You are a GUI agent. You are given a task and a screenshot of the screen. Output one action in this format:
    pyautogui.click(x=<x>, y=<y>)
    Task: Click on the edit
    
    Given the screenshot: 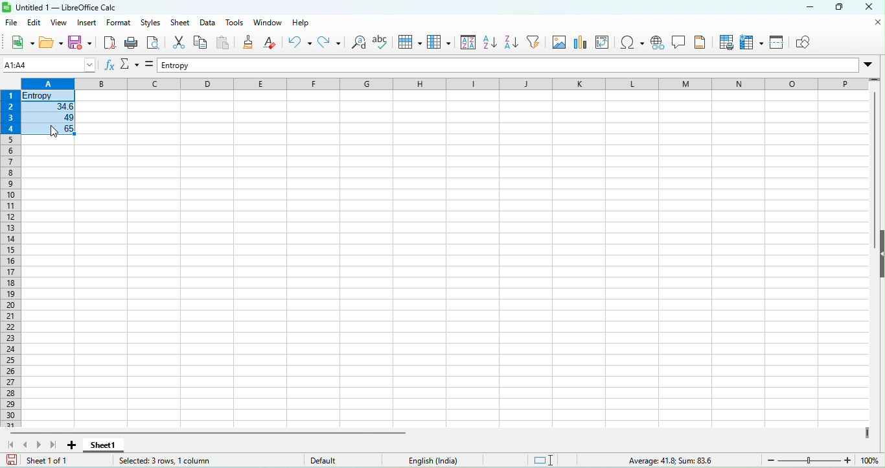 What is the action you would take?
    pyautogui.click(x=35, y=24)
    